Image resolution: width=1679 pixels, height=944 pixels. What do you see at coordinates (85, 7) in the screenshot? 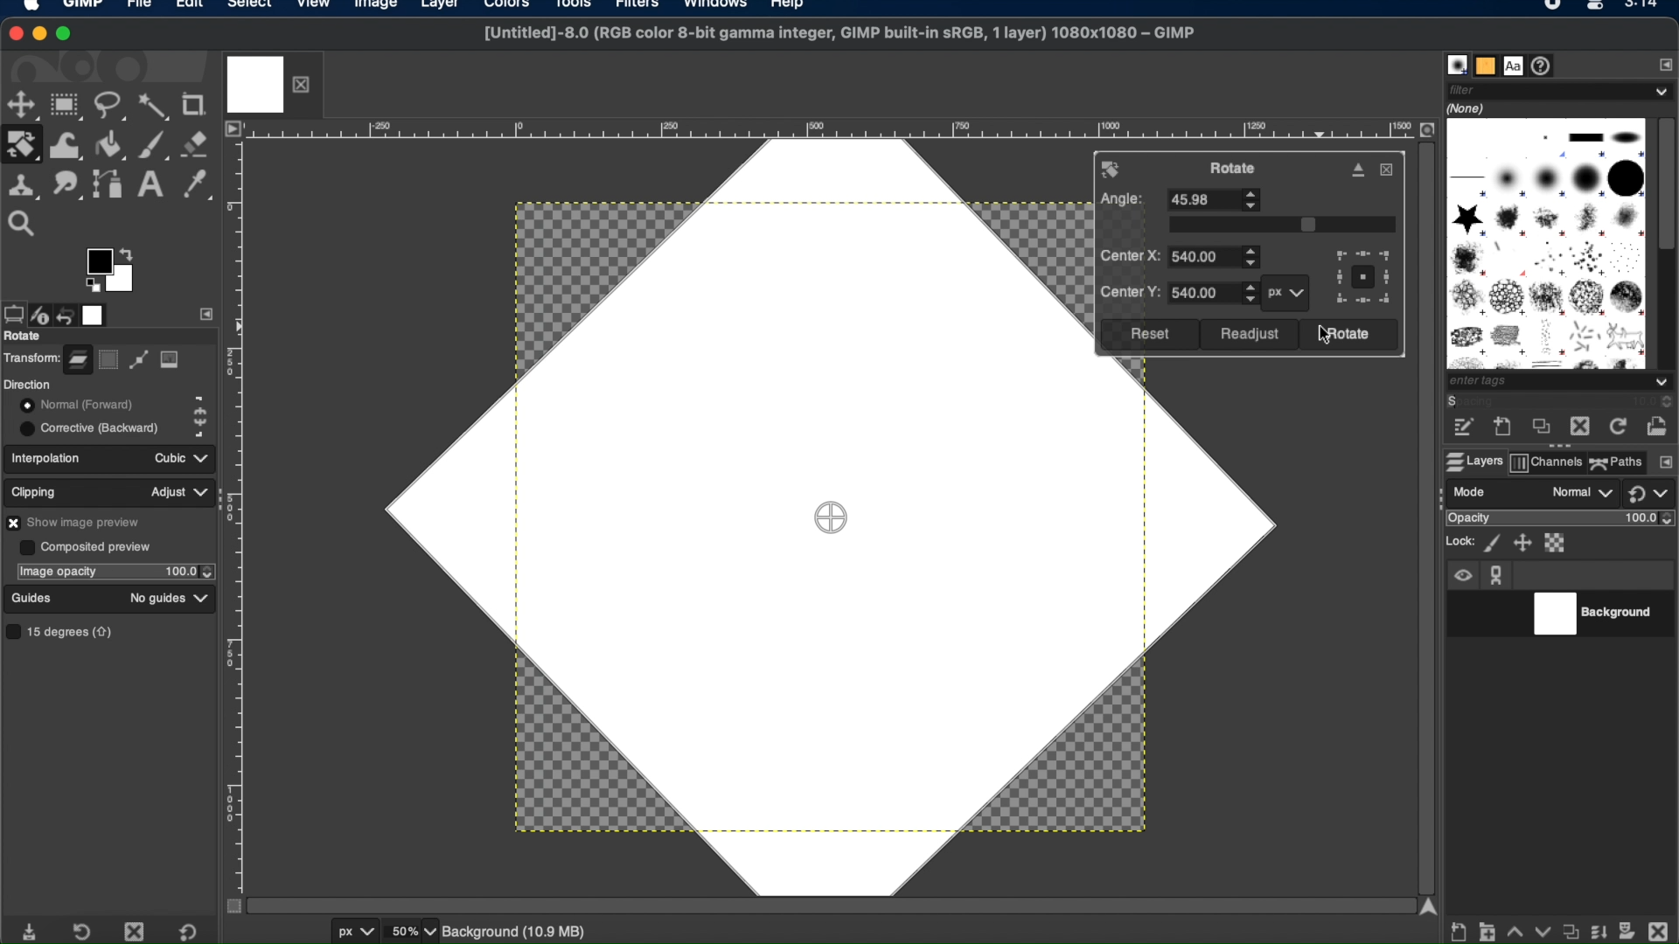
I see `GIMP` at bounding box center [85, 7].